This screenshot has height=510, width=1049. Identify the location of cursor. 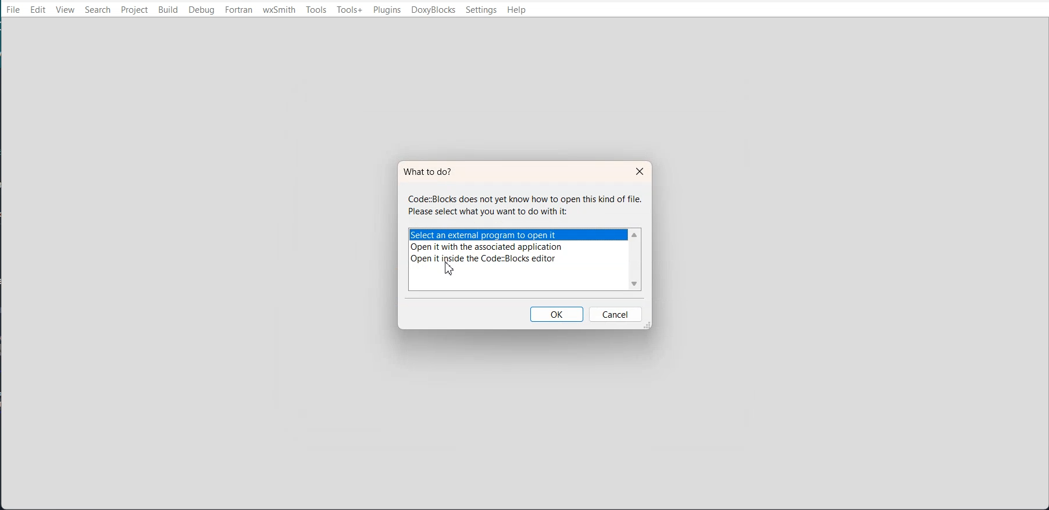
(449, 267).